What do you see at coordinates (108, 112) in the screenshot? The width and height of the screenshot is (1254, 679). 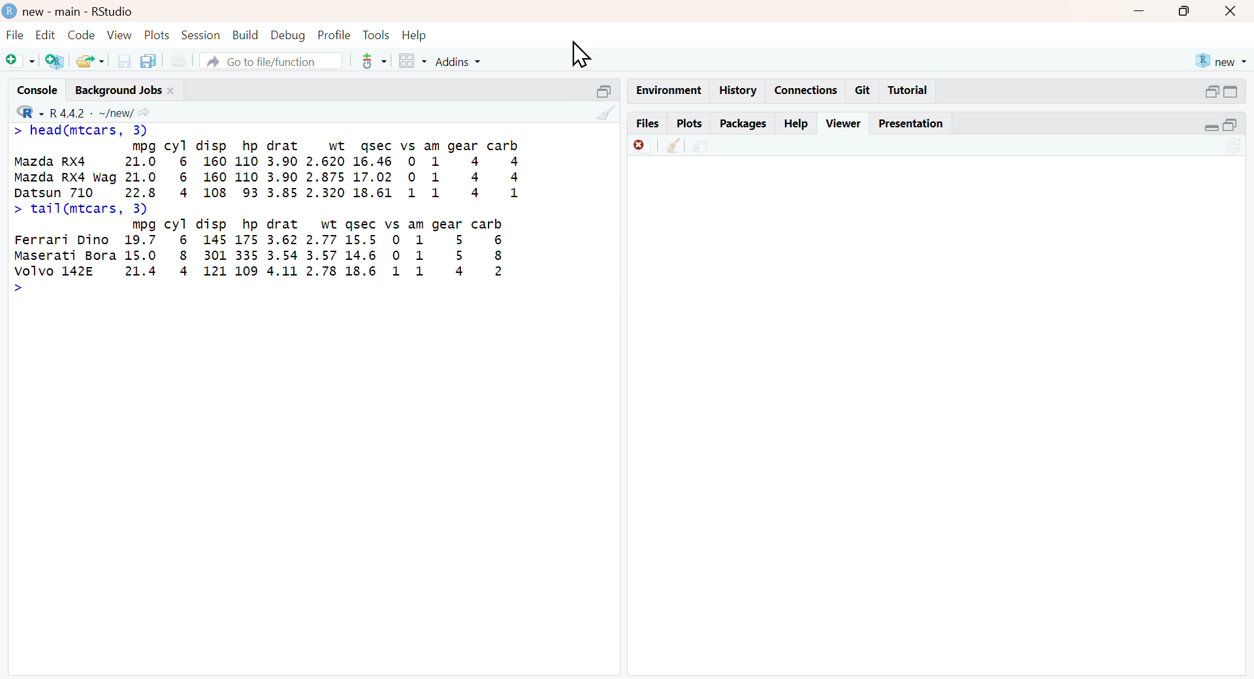 I see `v R442 - ~/new/` at bounding box center [108, 112].